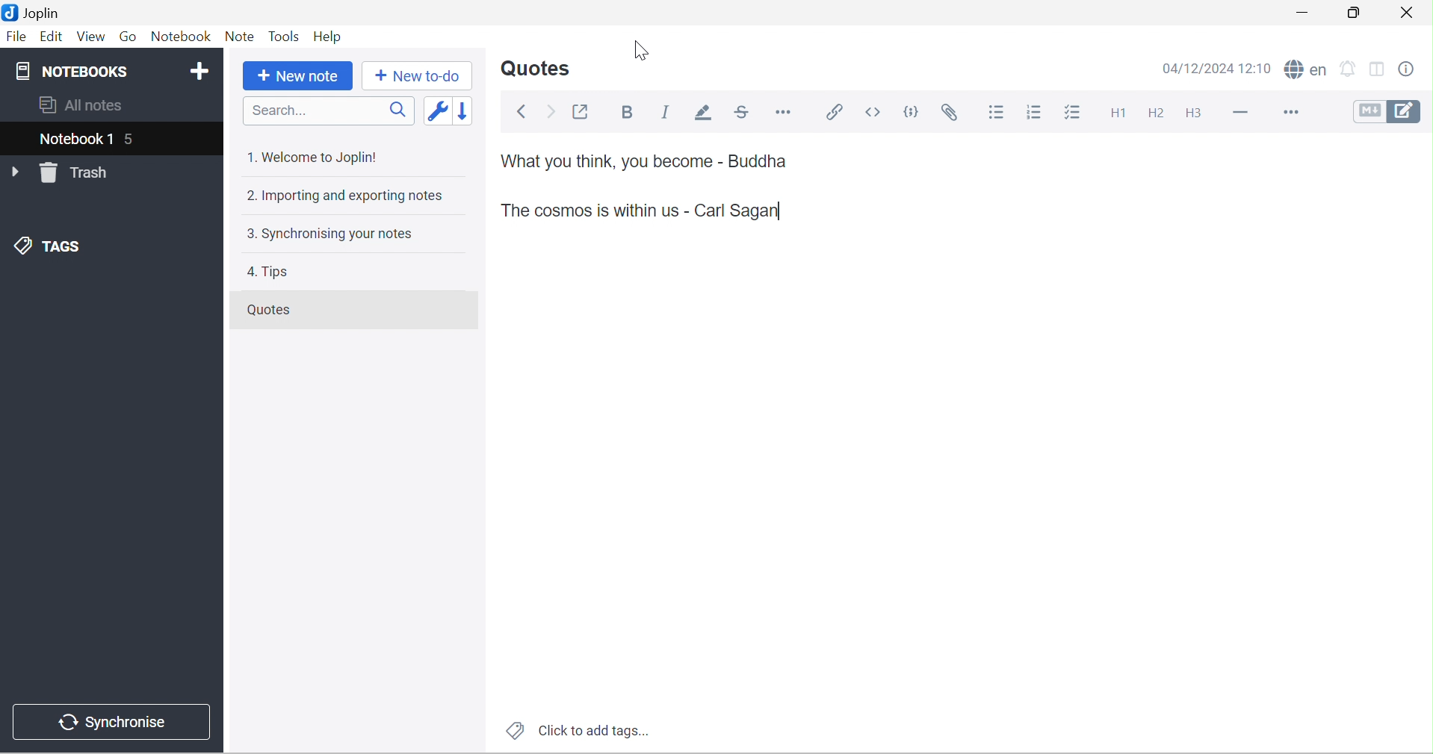  I want to click on Checkbox list, so click(1071, 112).